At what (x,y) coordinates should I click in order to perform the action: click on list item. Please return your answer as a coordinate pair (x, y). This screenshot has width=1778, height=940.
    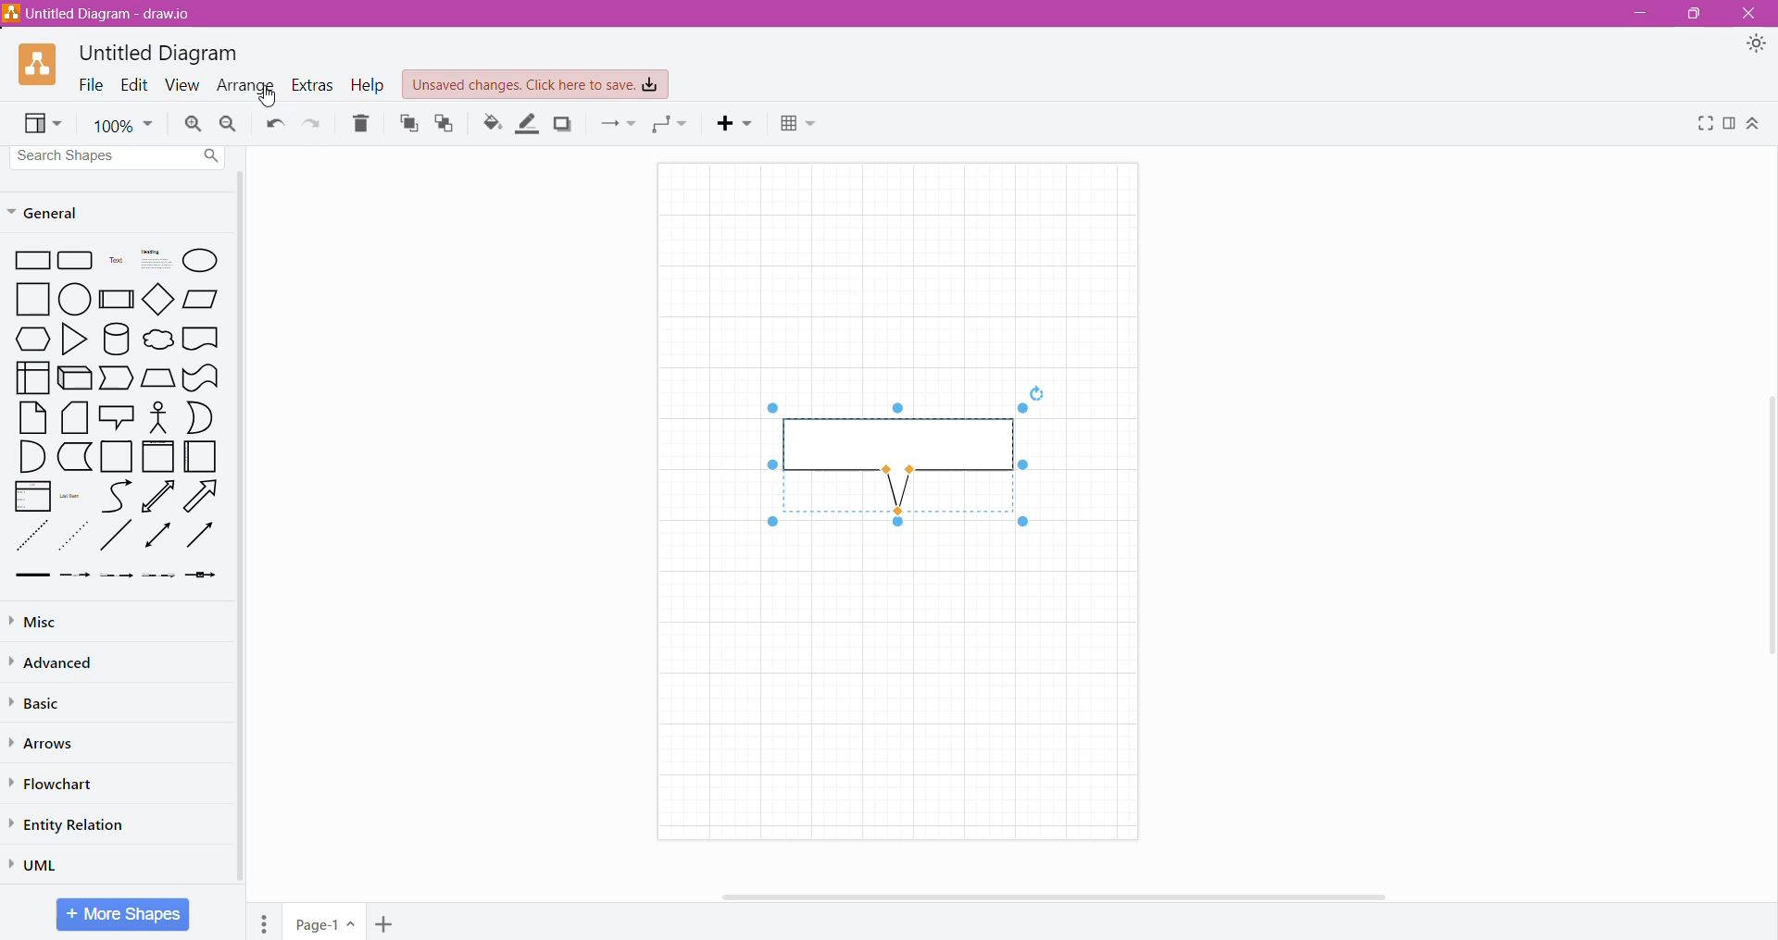
    Looking at the image, I should click on (74, 495).